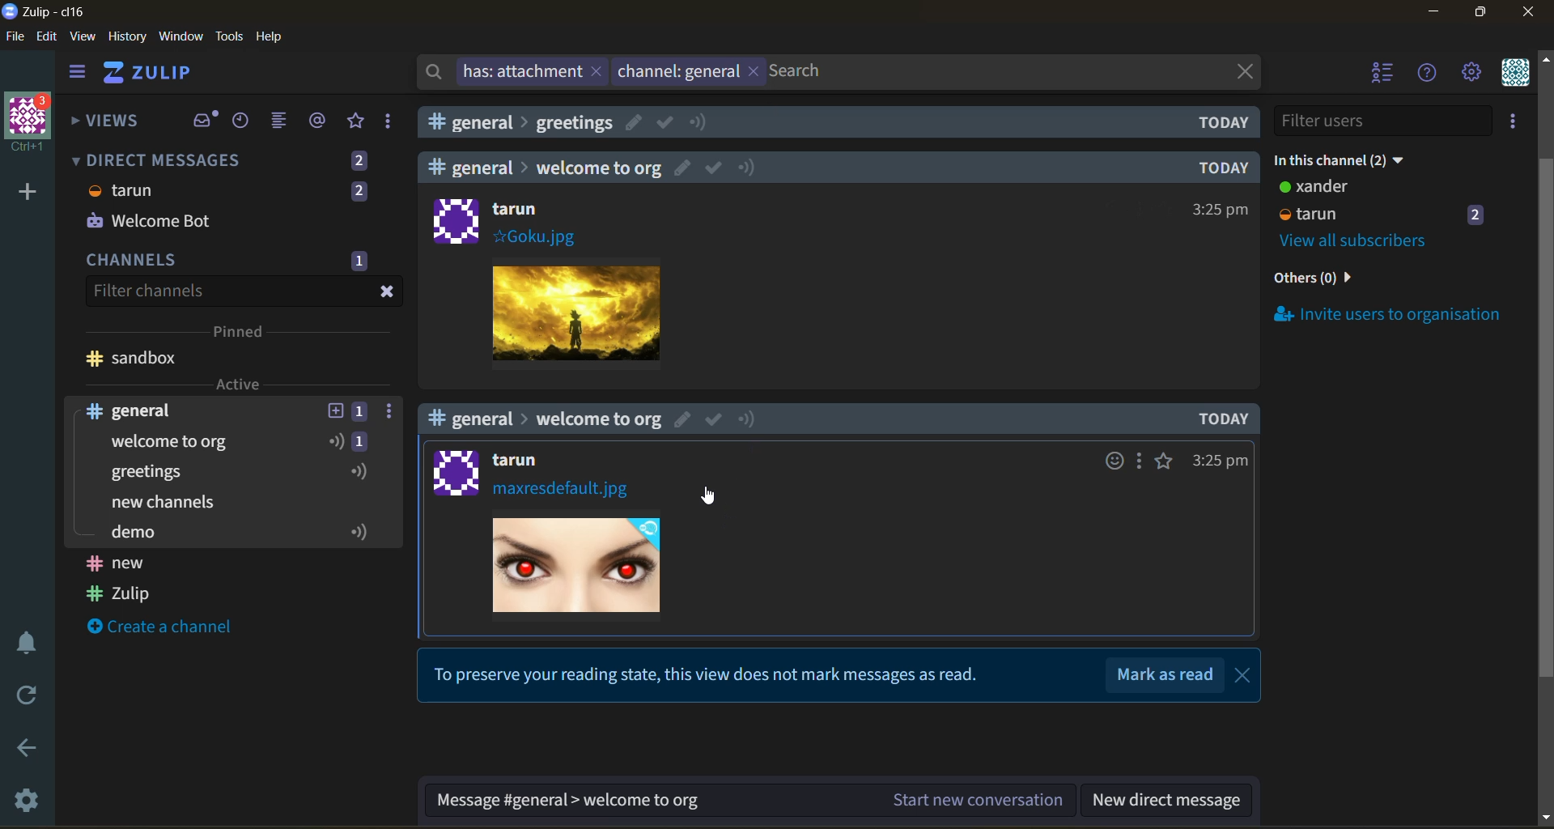  What do you see at coordinates (180, 36) in the screenshot?
I see `window` at bounding box center [180, 36].